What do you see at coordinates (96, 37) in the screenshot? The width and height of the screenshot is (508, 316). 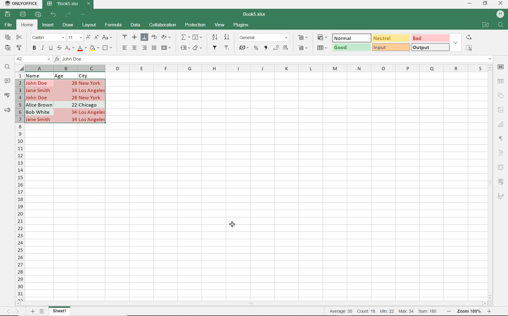 I see `DECREMENT FONT SIZE` at bounding box center [96, 37].